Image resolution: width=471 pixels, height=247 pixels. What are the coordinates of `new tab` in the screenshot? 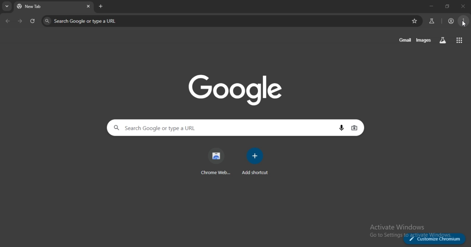 It's located at (100, 6).